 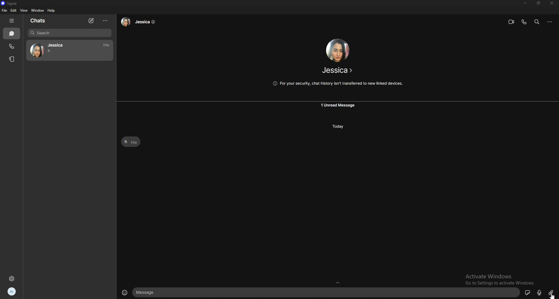 What do you see at coordinates (52, 10) in the screenshot?
I see `help` at bounding box center [52, 10].